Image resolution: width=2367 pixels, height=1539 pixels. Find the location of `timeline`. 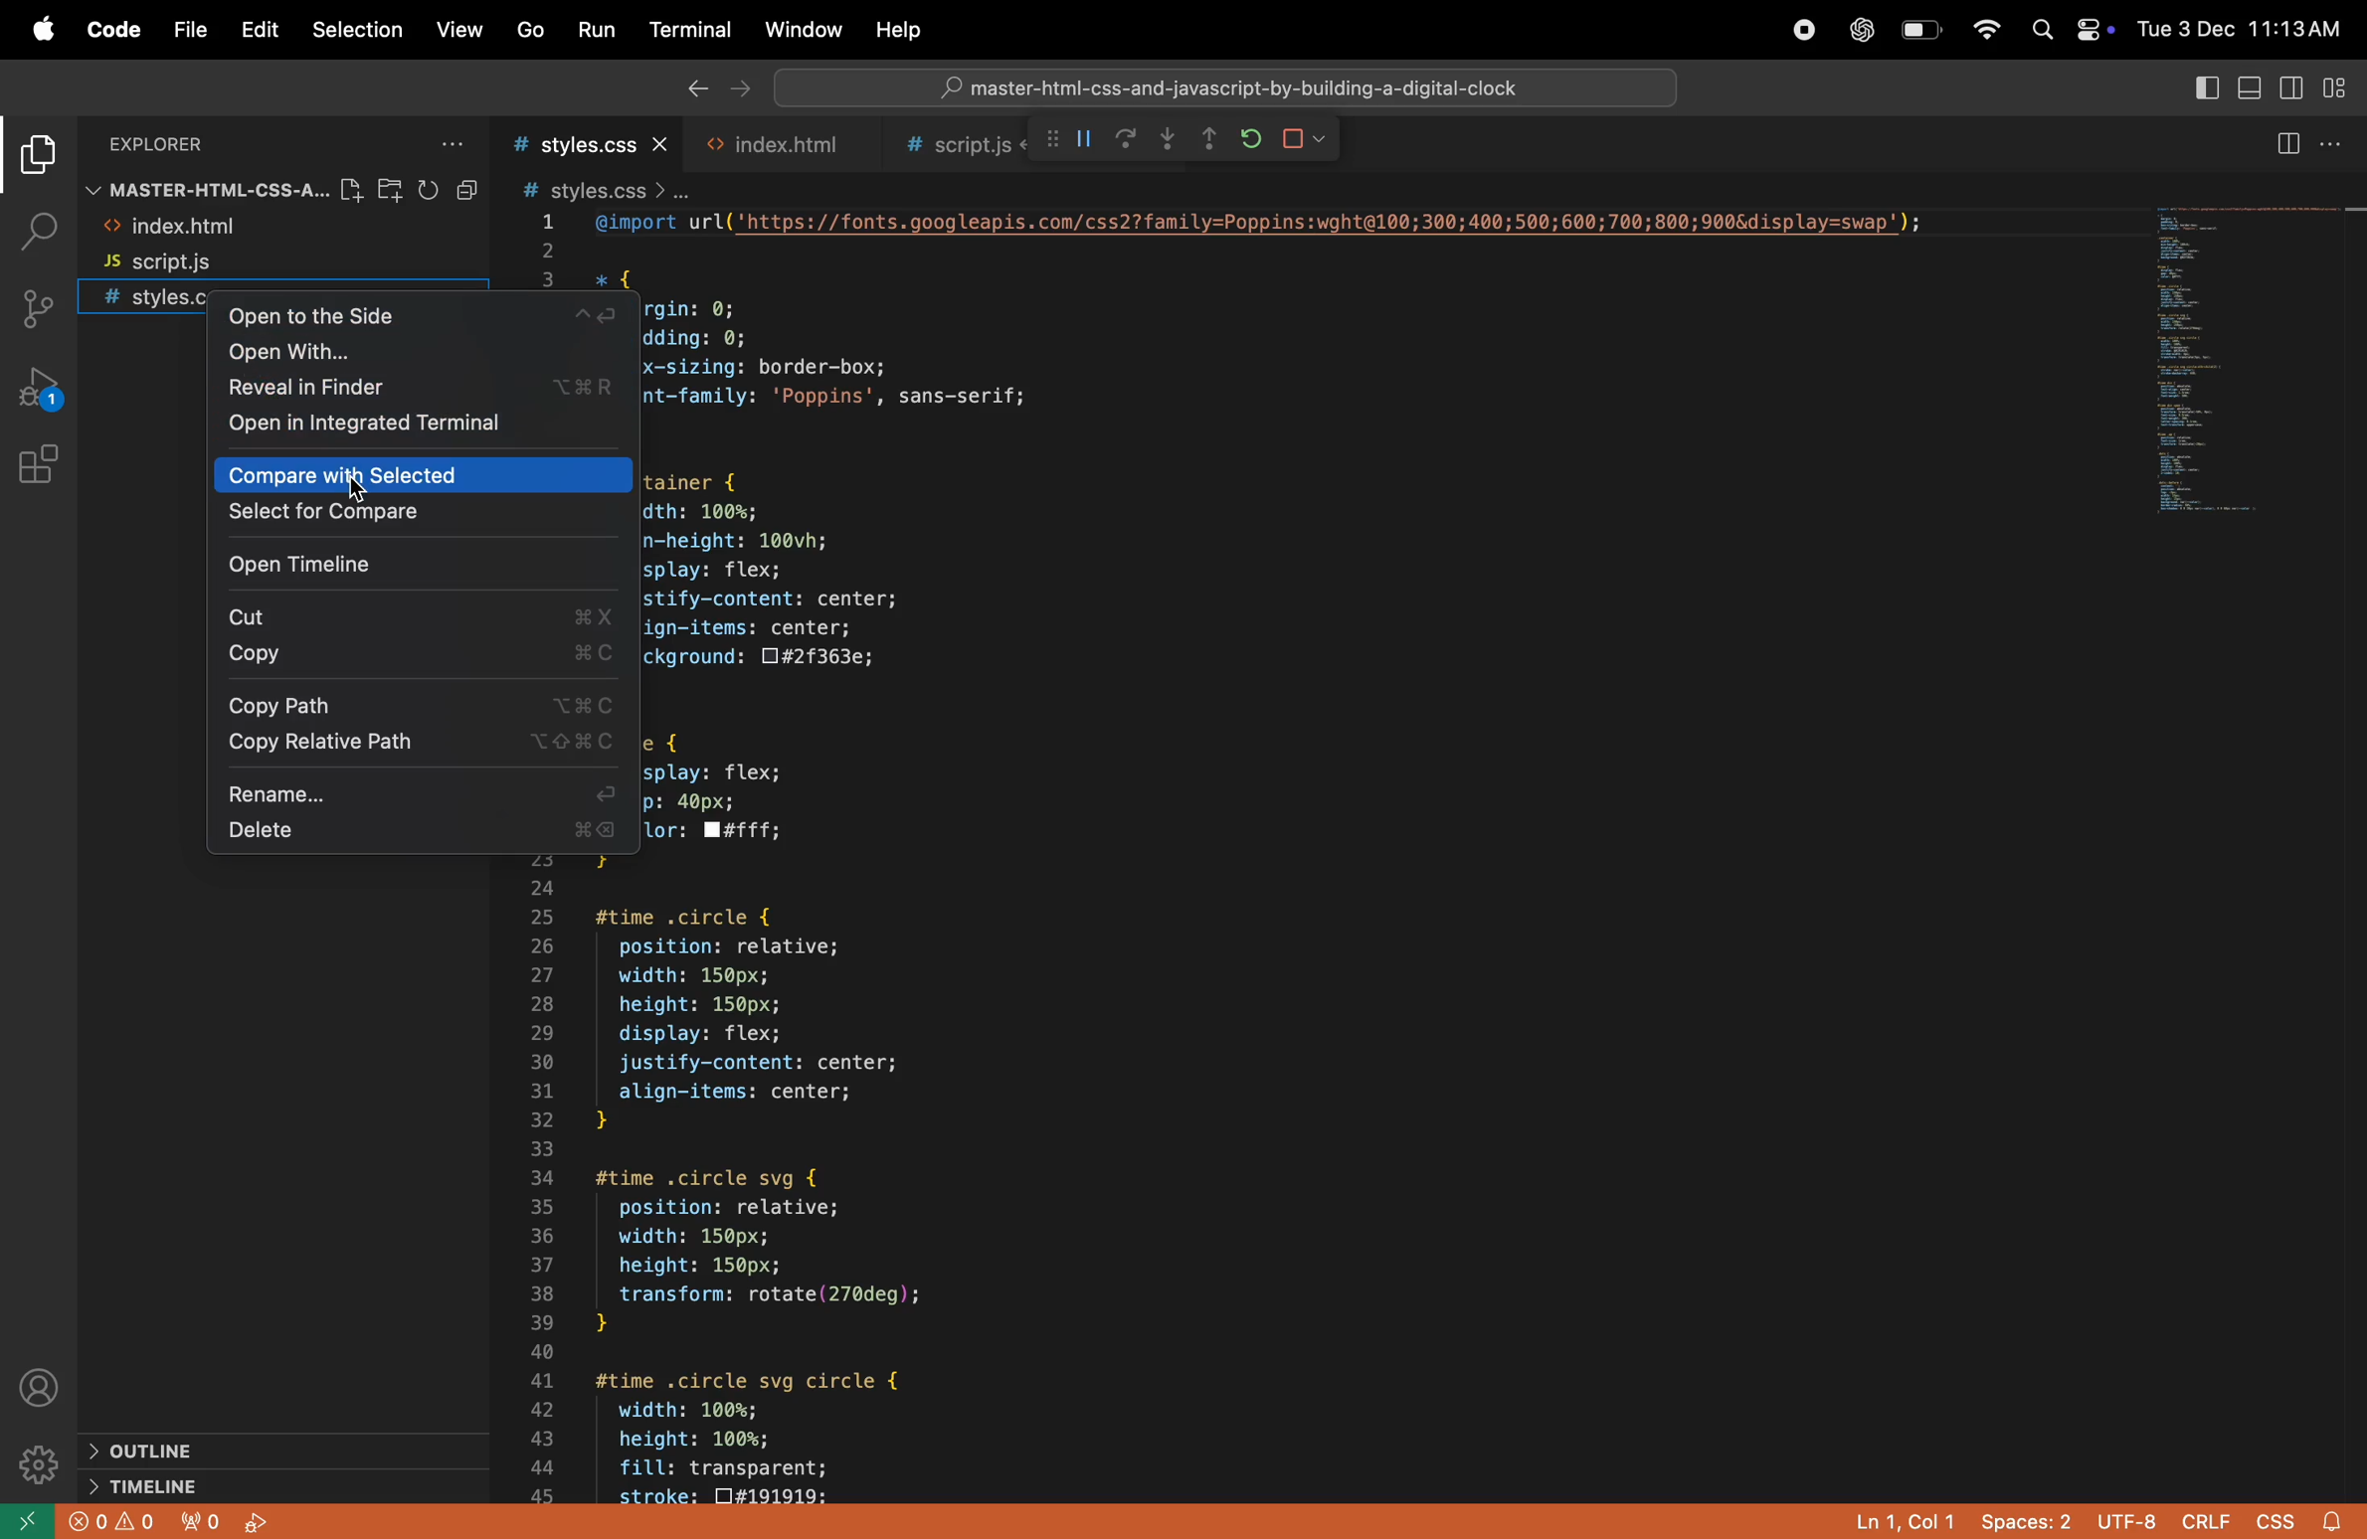

timeline is located at coordinates (141, 1485).